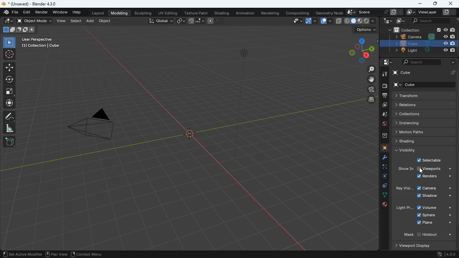 Image resolution: width=459 pixels, height=258 pixels. I want to click on layout, so click(96, 13).